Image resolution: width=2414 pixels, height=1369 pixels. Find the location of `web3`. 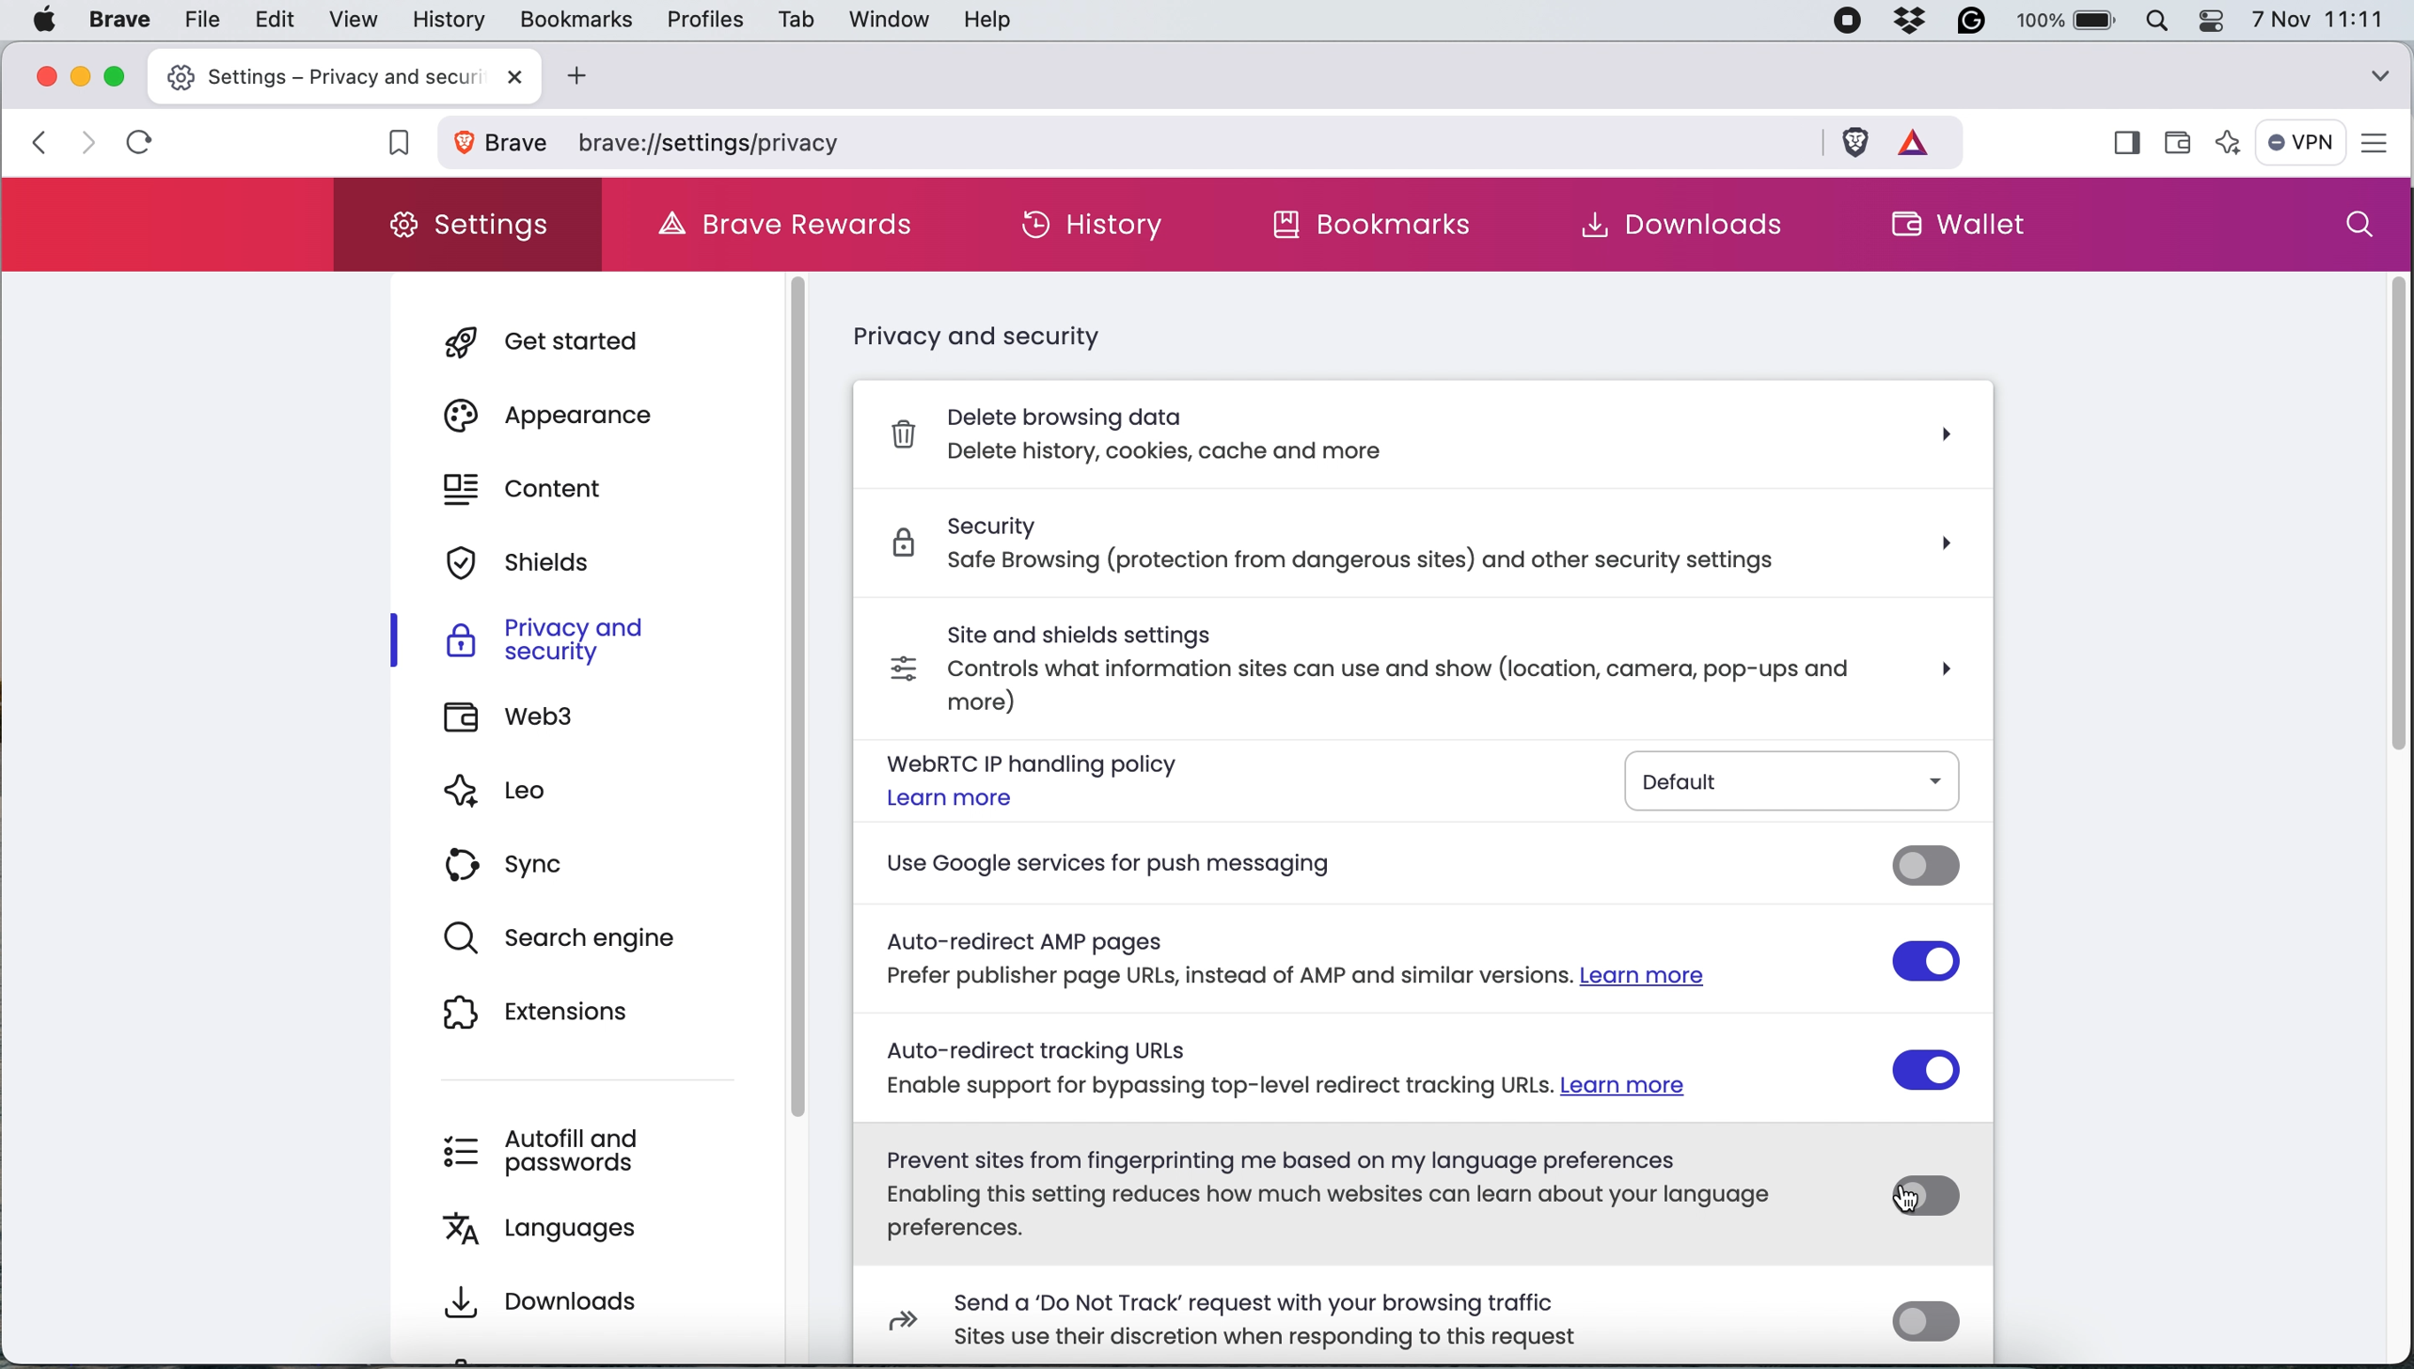

web3 is located at coordinates (520, 716).